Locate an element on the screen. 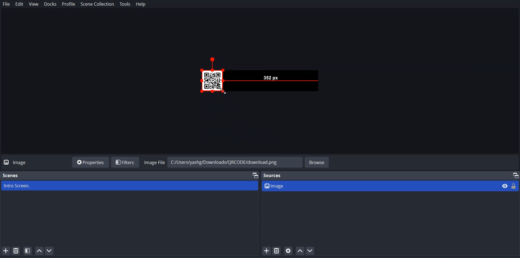 This screenshot has width=520, height=258. Maximize is located at coordinates (514, 174).